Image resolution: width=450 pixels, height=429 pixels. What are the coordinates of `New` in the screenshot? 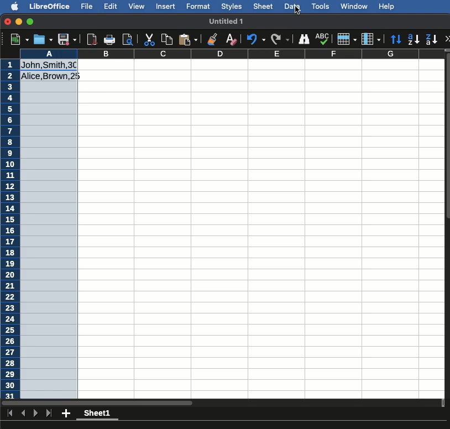 It's located at (19, 38).